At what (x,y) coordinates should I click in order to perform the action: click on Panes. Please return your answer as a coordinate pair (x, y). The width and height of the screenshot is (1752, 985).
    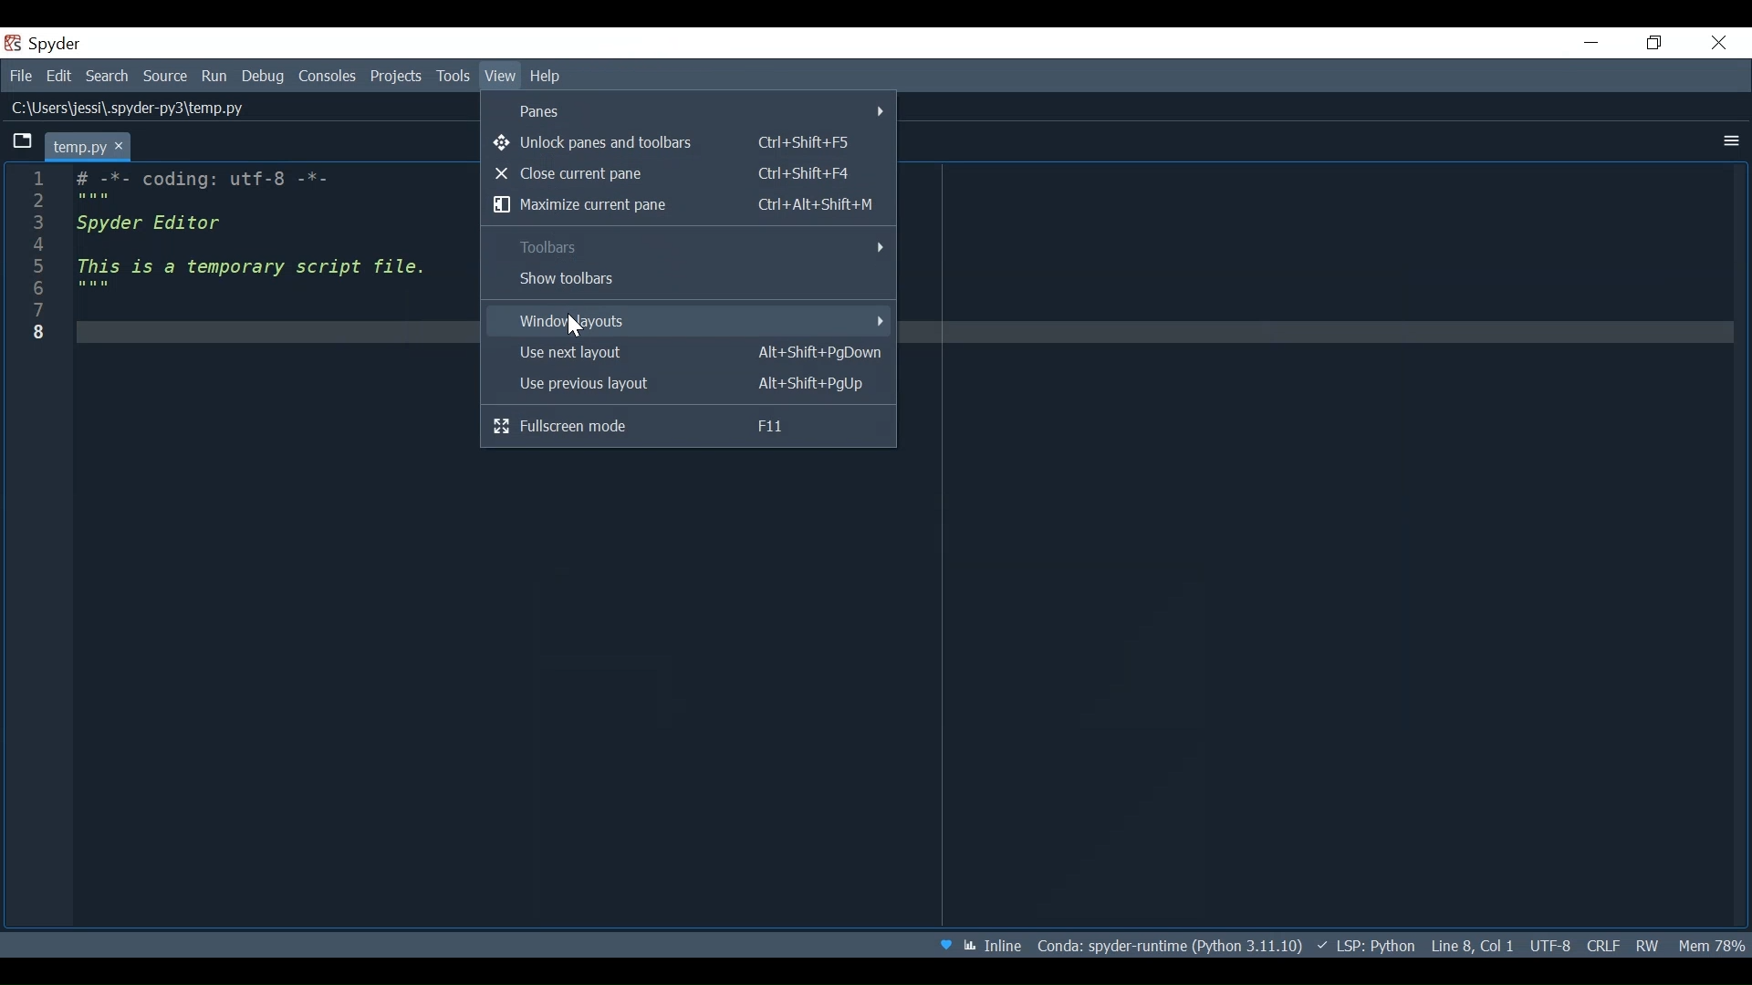
    Looking at the image, I should click on (691, 109).